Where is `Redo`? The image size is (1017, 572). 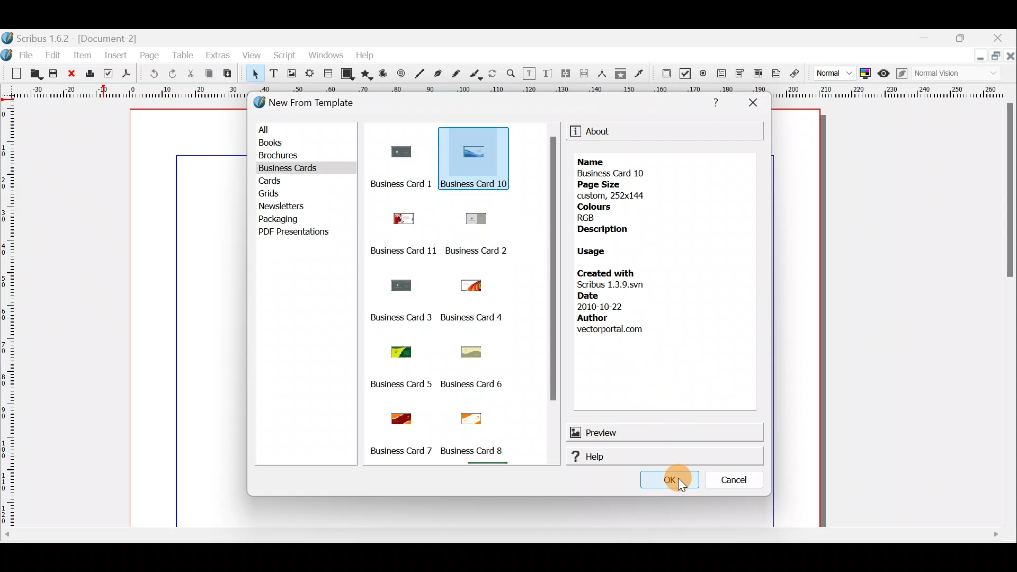 Redo is located at coordinates (170, 75).